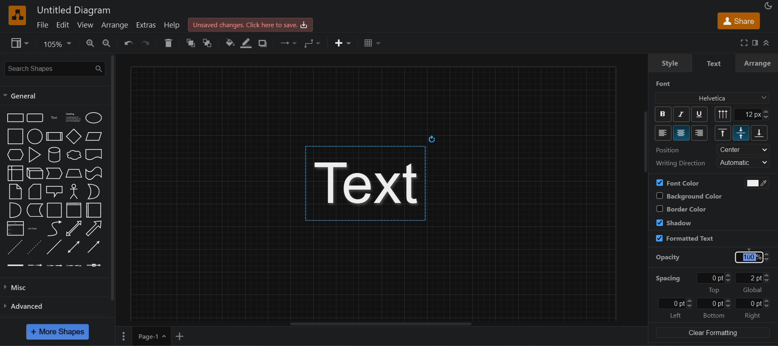  Describe the element at coordinates (314, 43) in the screenshot. I see `waypoints` at that location.